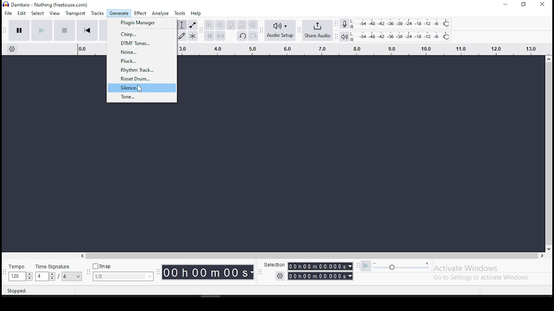 The image size is (554, 311). What do you see at coordinates (196, 13) in the screenshot?
I see `help` at bounding box center [196, 13].